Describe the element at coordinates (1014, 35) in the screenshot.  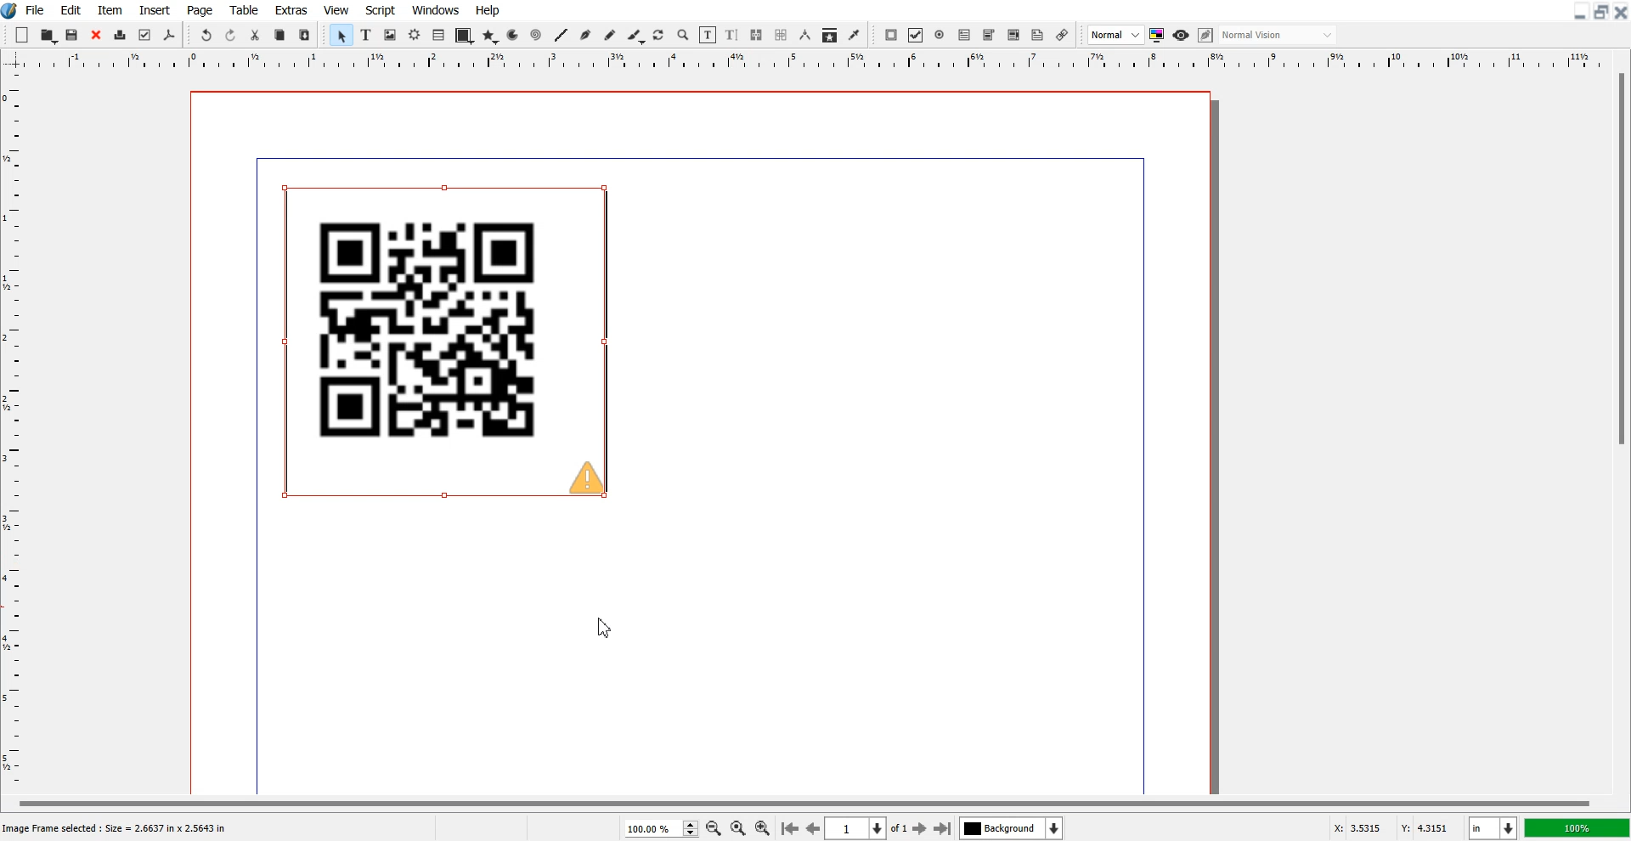
I see `PDF List Box` at that location.